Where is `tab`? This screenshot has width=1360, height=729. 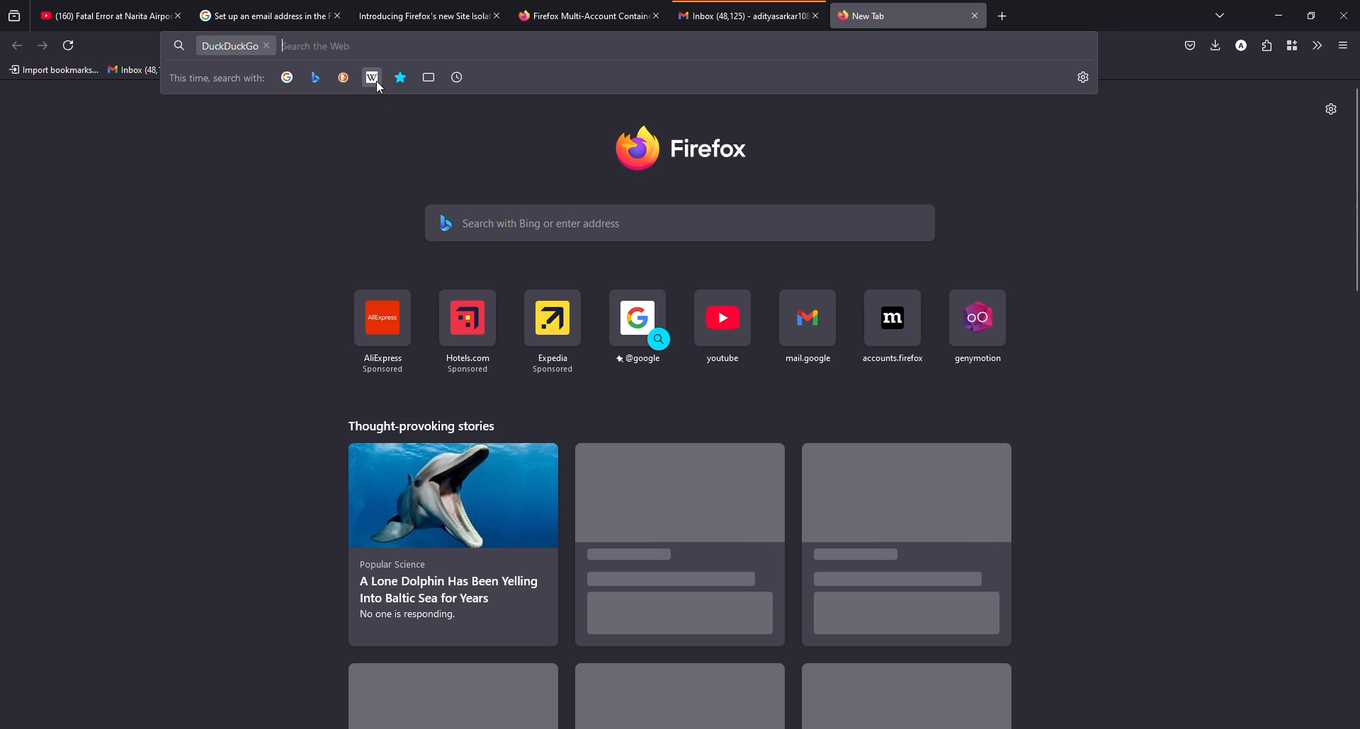 tab is located at coordinates (570, 17).